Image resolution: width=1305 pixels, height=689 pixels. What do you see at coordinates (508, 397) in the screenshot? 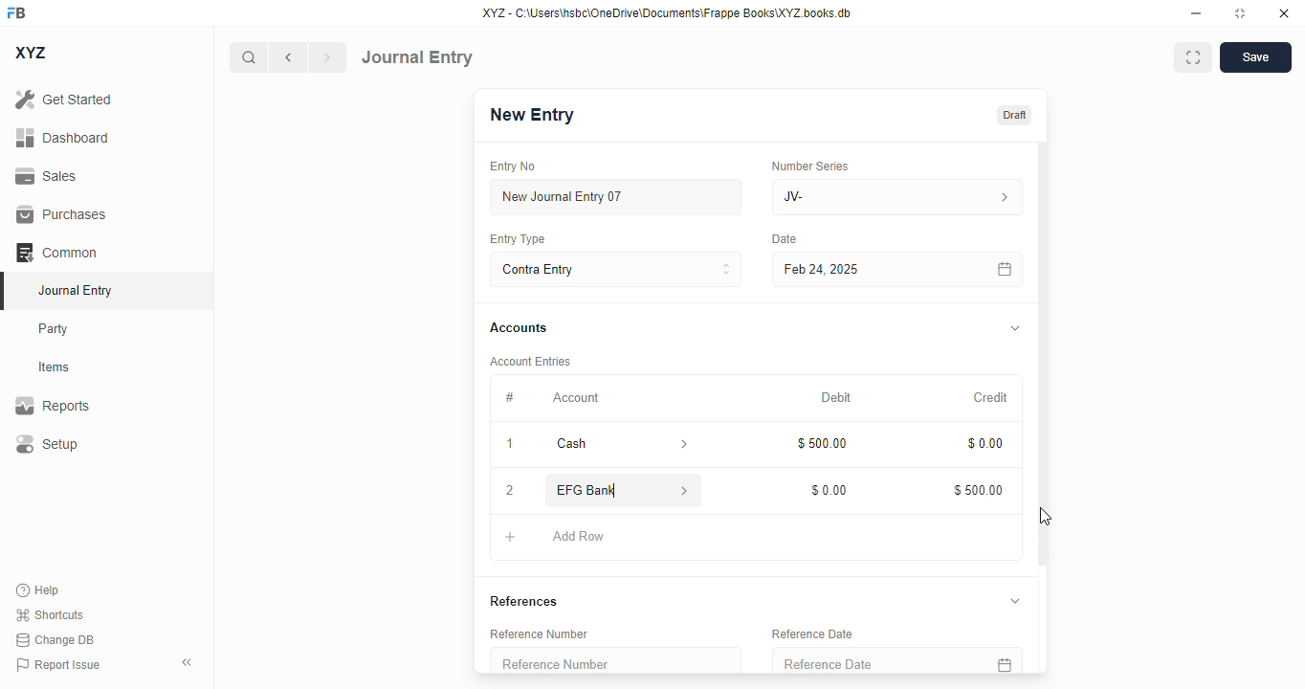
I see `#` at bounding box center [508, 397].